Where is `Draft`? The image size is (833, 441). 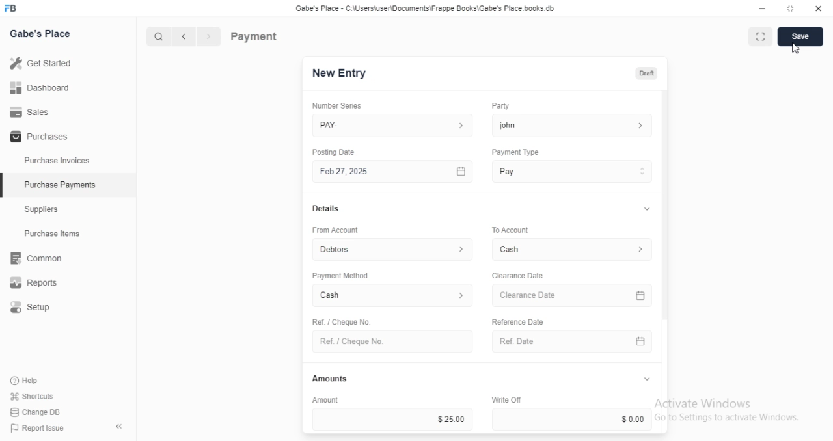
Draft is located at coordinates (644, 72).